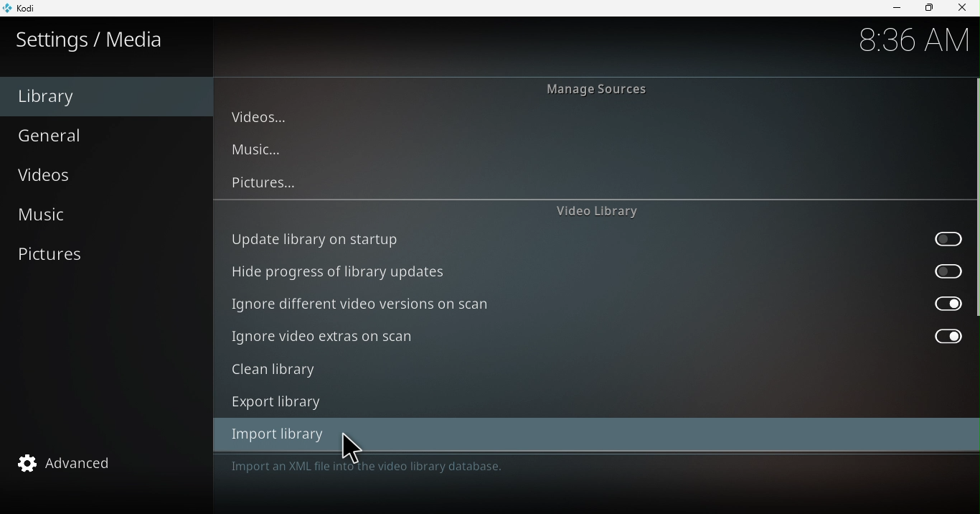 The width and height of the screenshot is (980, 514). What do you see at coordinates (589, 401) in the screenshot?
I see `Export` at bounding box center [589, 401].